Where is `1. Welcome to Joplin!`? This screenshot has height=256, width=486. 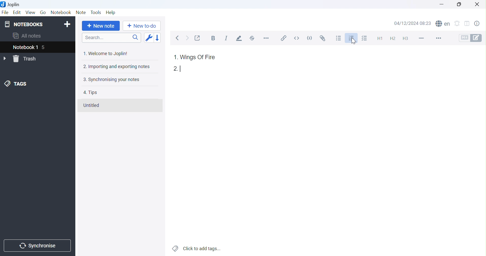 1. Welcome to Joplin! is located at coordinates (105, 53).